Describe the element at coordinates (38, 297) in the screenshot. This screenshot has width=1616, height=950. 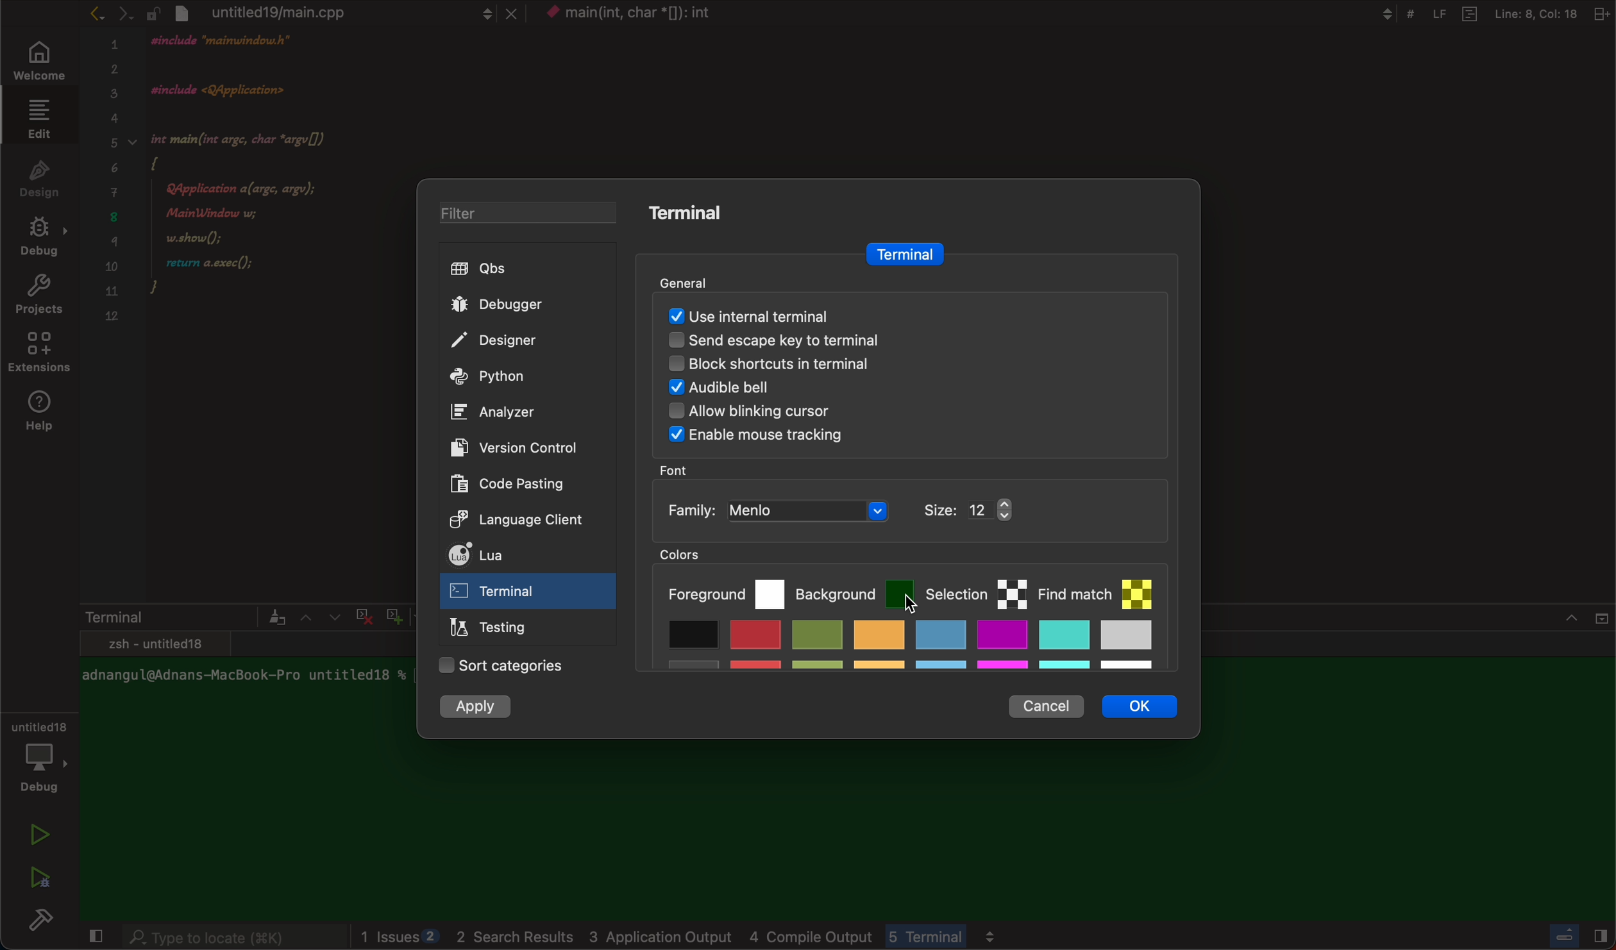
I see `projects` at that location.